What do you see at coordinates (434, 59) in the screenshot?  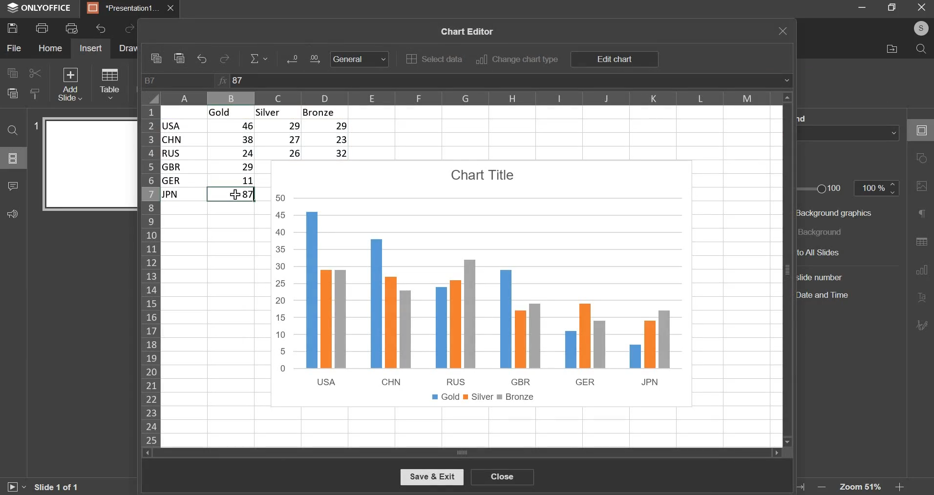 I see `select data` at bounding box center [434, 59].